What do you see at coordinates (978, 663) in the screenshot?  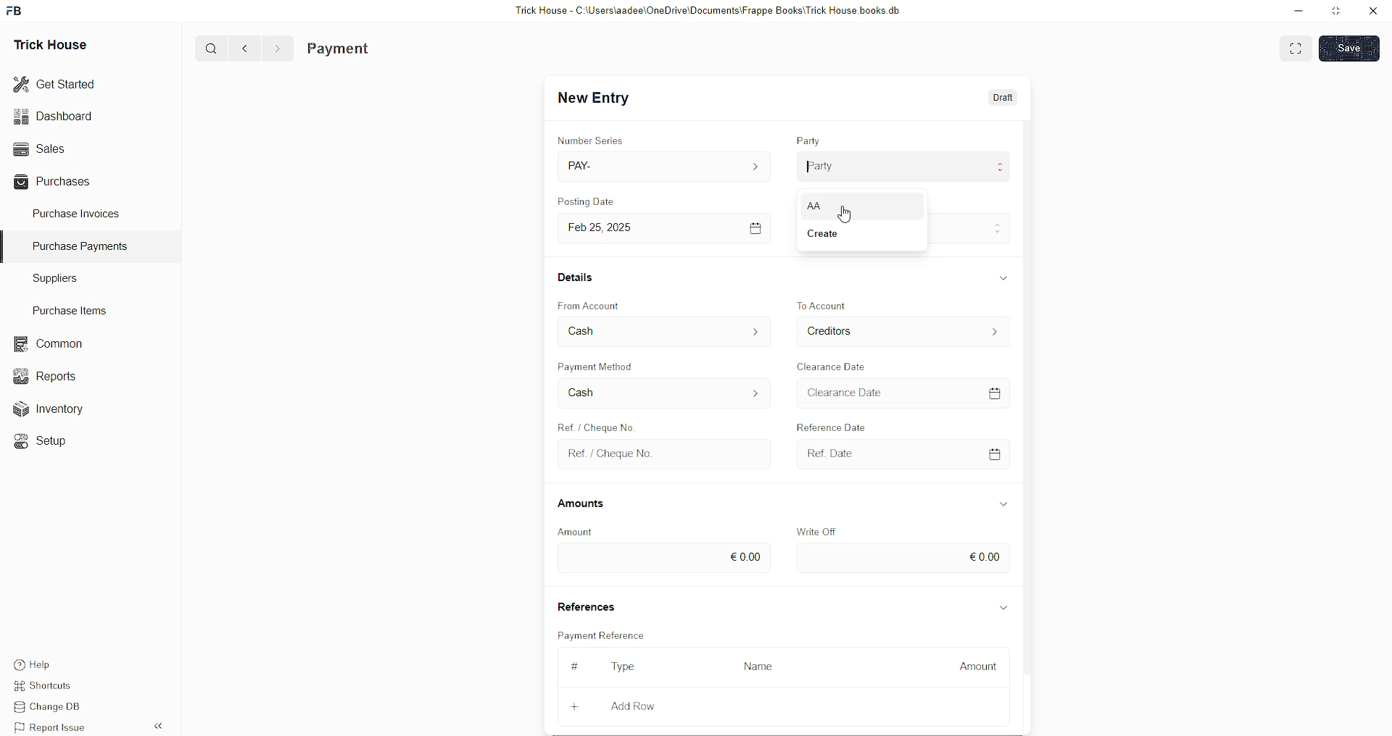 I see `Amount` at bounding box center [978, 663].